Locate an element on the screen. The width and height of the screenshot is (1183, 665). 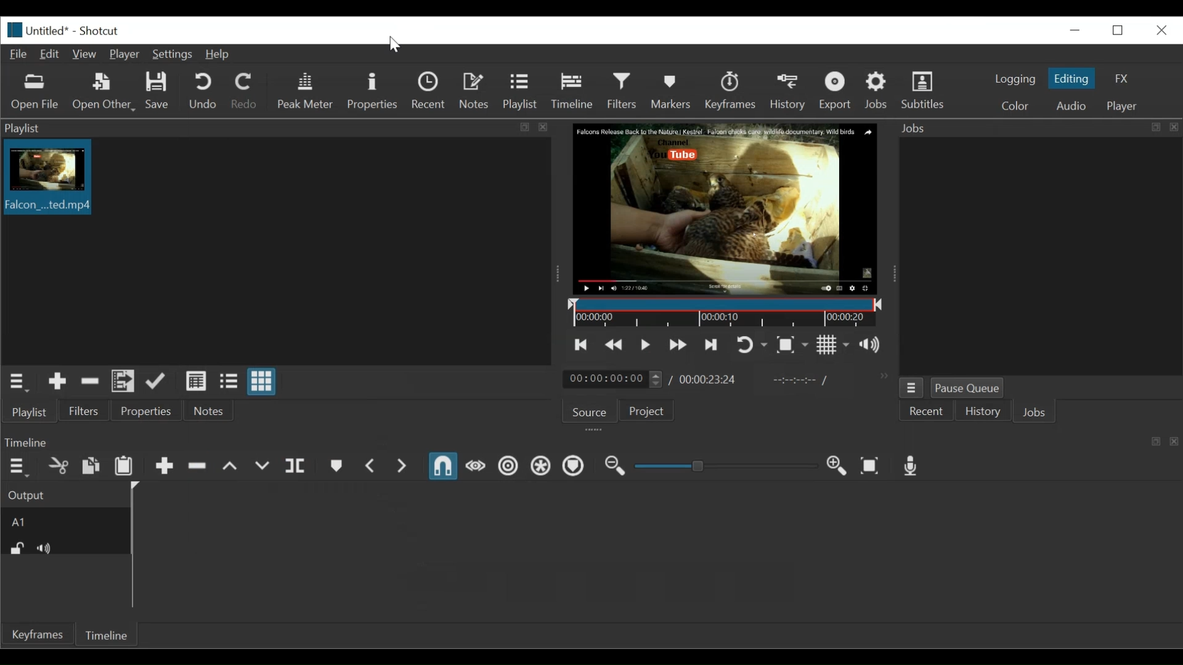
Playlist is located at coordinates (277, 128).